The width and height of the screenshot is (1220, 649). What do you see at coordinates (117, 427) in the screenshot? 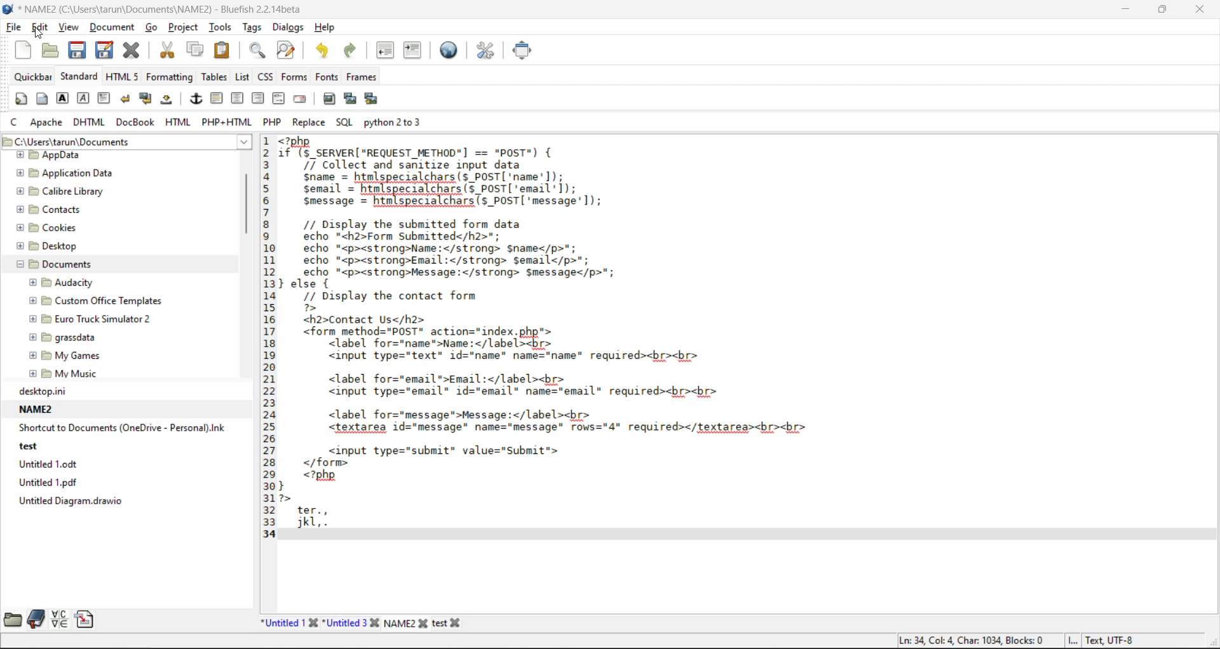
I see `‘Shortcut to Documents (OneDrive - Personal).Ink` at bounding box center [117, 427].